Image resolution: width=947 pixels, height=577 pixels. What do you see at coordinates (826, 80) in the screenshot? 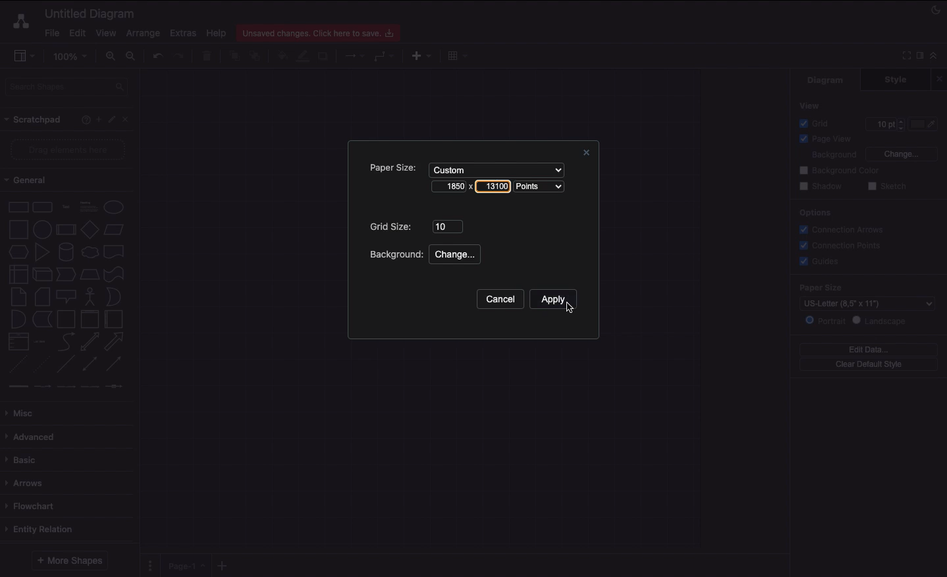
I see `Diagram` at bounding box center [826, 80].